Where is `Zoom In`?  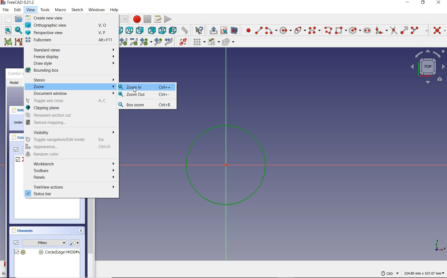
Zoom In is located at coordinates (146, 86).